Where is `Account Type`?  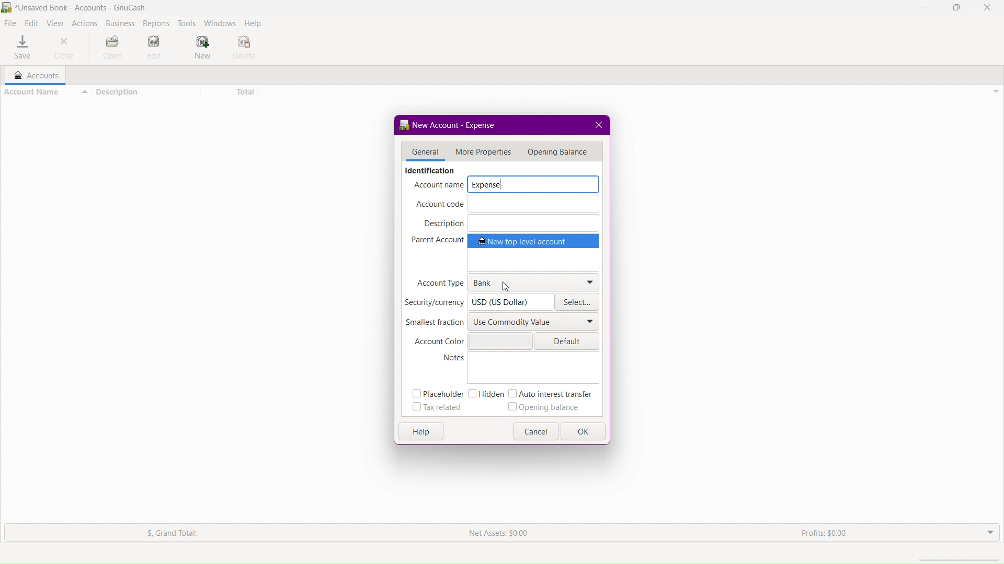 Account Type is located at coordinates (507, 282).